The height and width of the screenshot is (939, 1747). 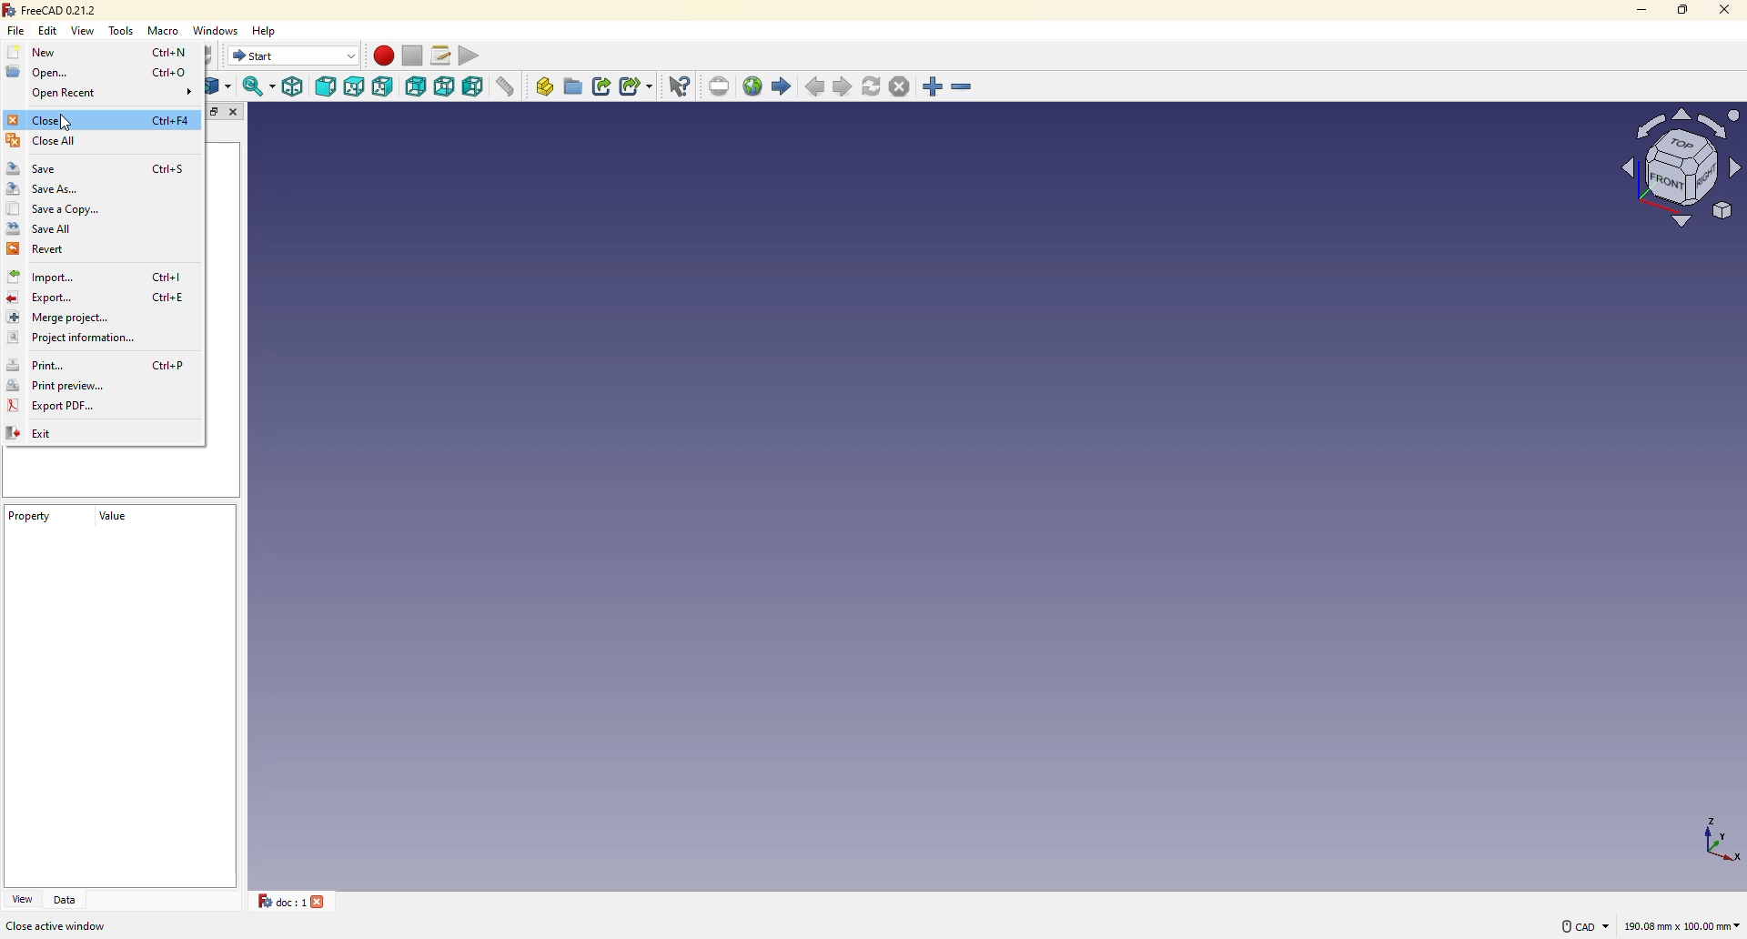 I want to click on make sub link, so click(x=636, y=88).